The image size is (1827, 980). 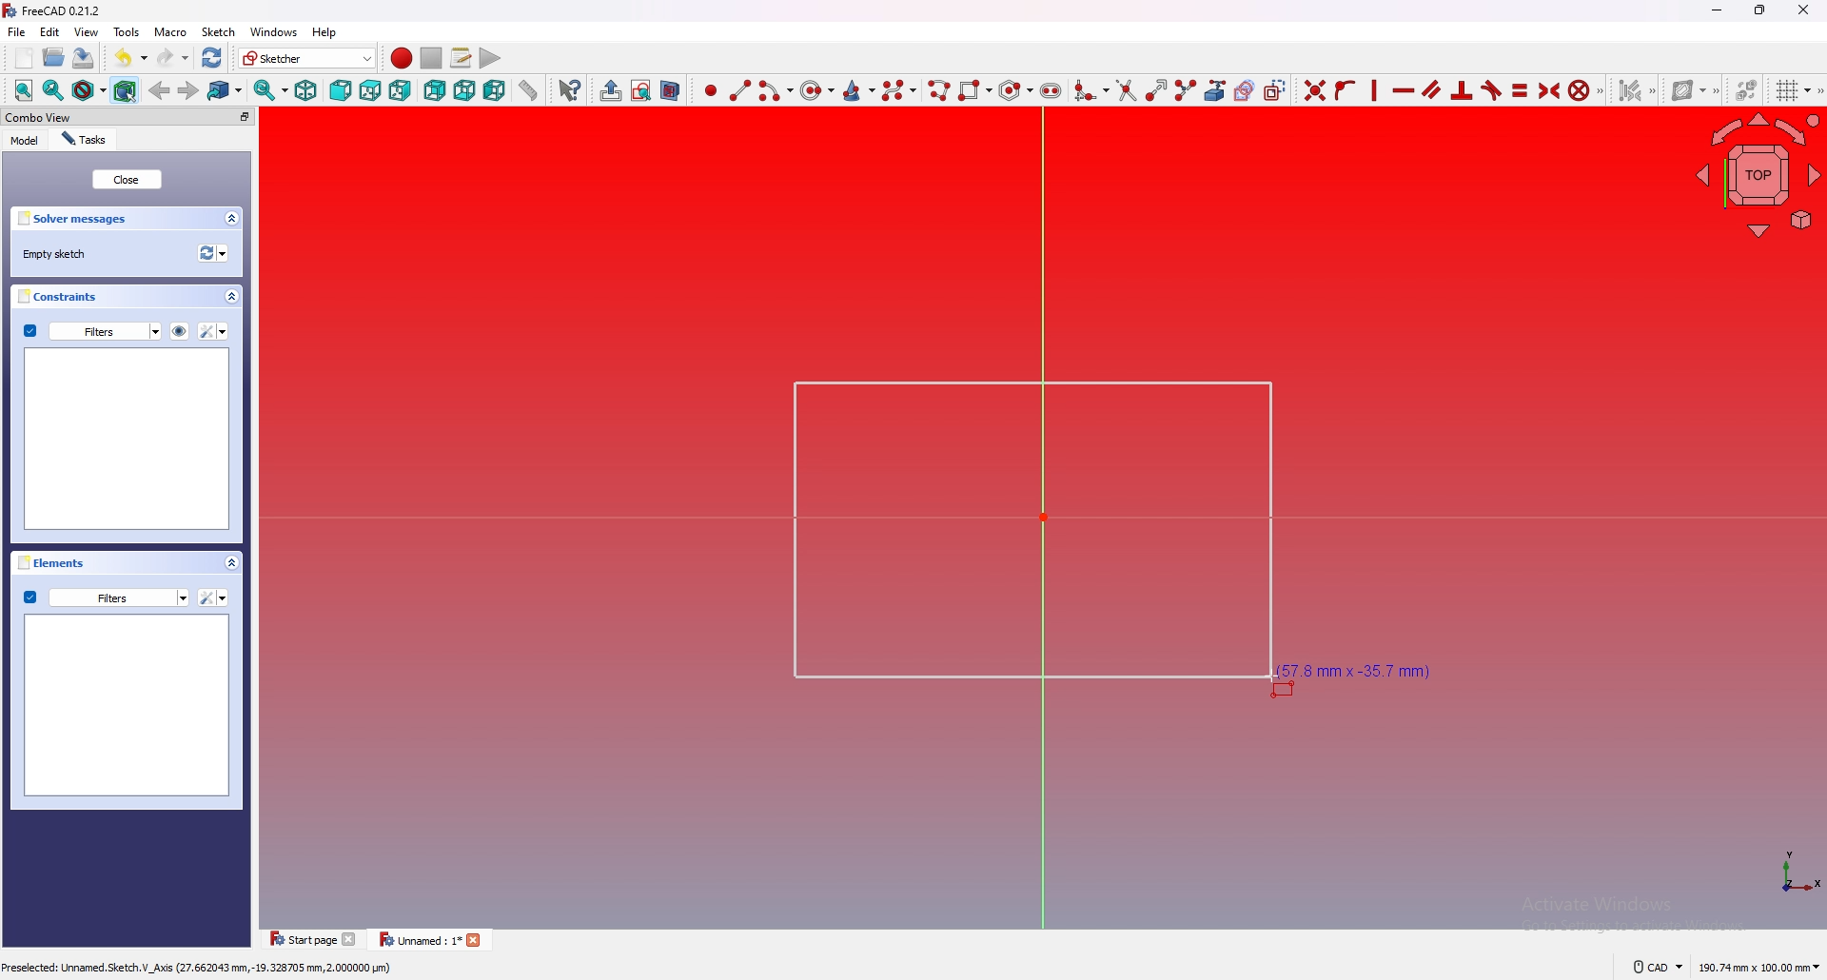 I want to click on left, so click(x=495, y=89).